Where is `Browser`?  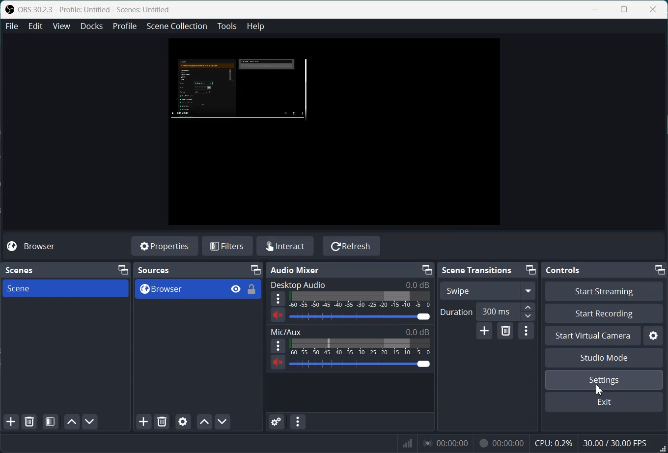 Browser is located at coordinates (179, 289).